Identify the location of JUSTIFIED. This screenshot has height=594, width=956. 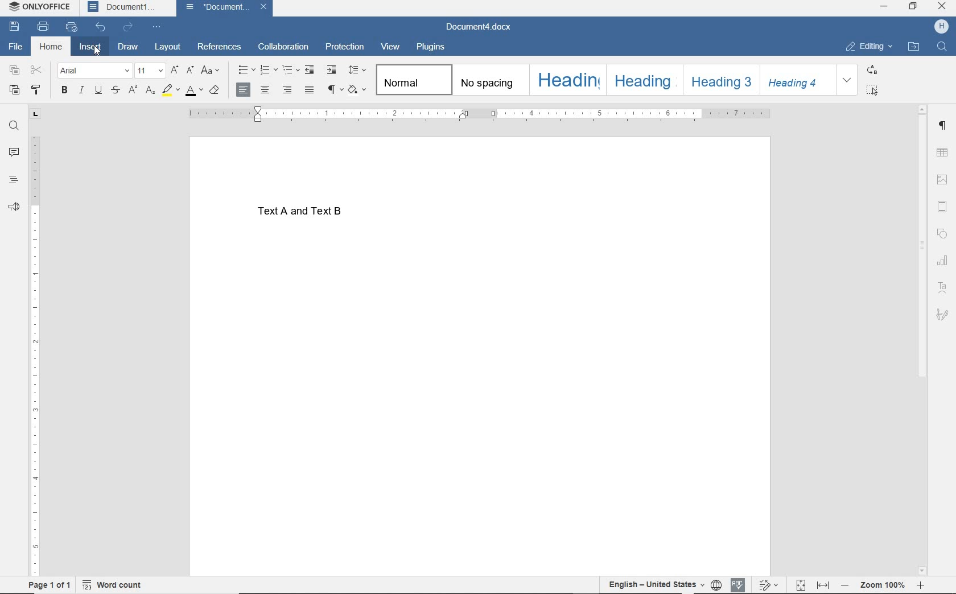
(310, 91).